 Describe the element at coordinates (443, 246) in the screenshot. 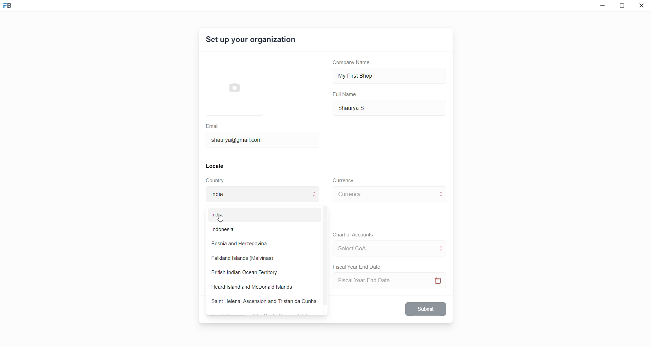

I see `move to above CoA` at that location.